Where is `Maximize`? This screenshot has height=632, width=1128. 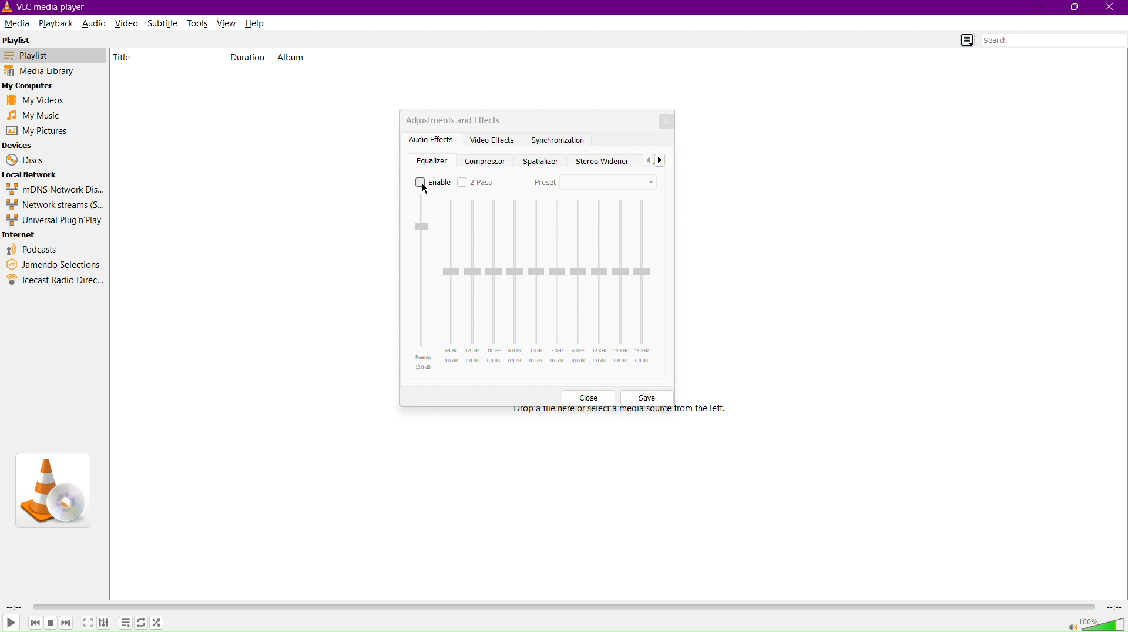
Maximize is located at coordinates (1075, 7).